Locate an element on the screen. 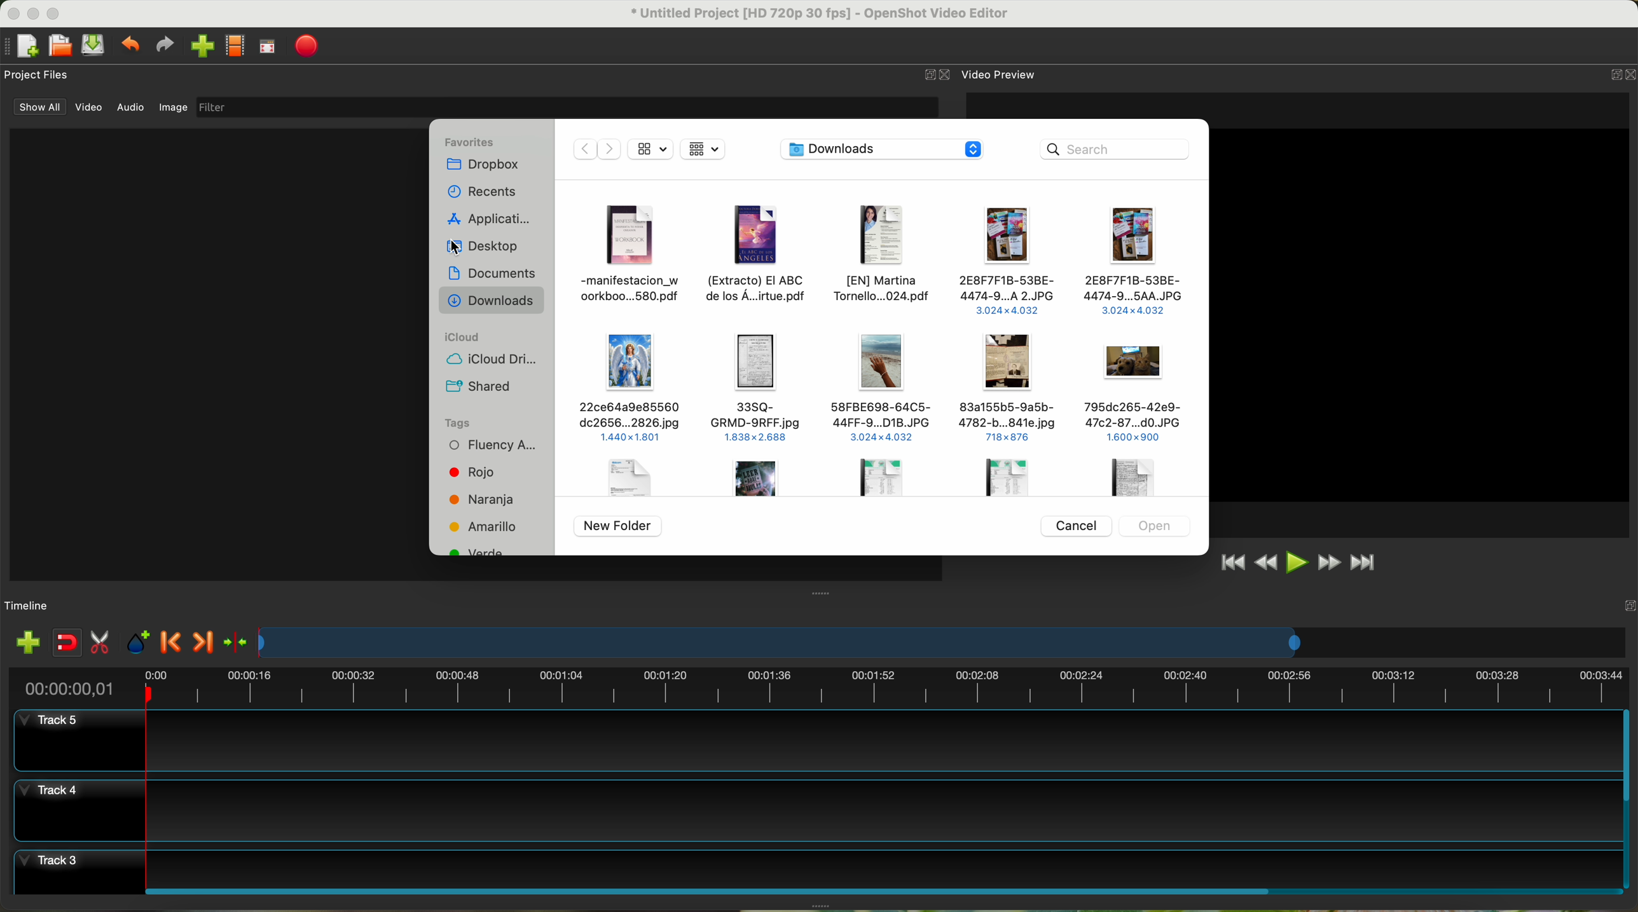  close is located at coordinates (939, 75).